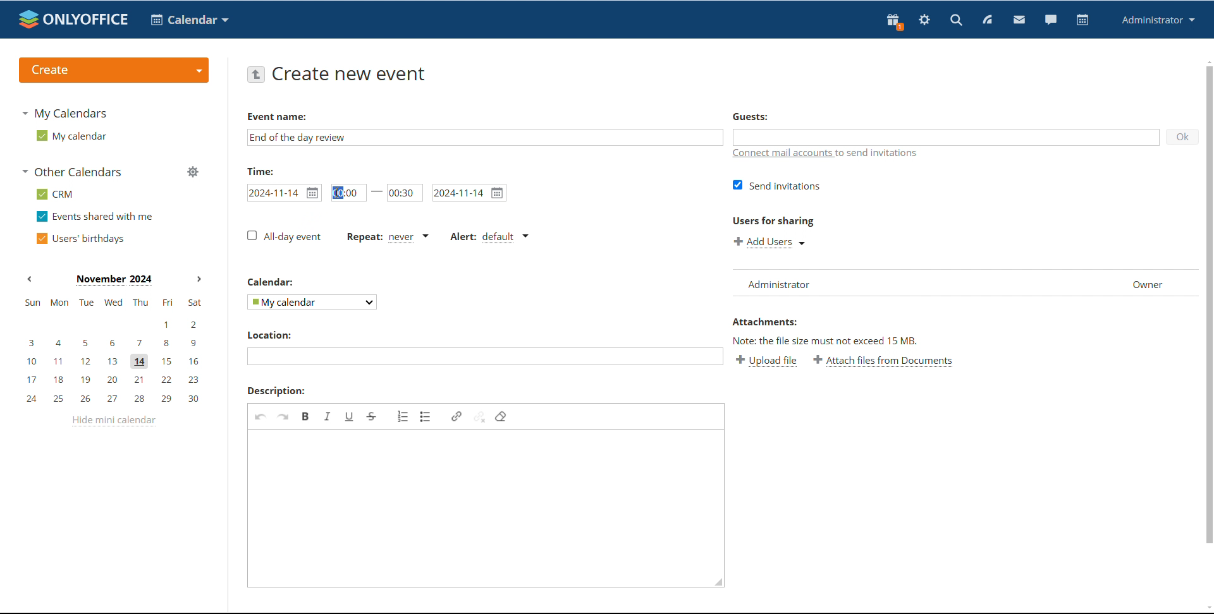  Describe the element at coordinates (116, 380) in the screenshot. I see `17, 18, 19, 20, 21, 22, 23` at that location.